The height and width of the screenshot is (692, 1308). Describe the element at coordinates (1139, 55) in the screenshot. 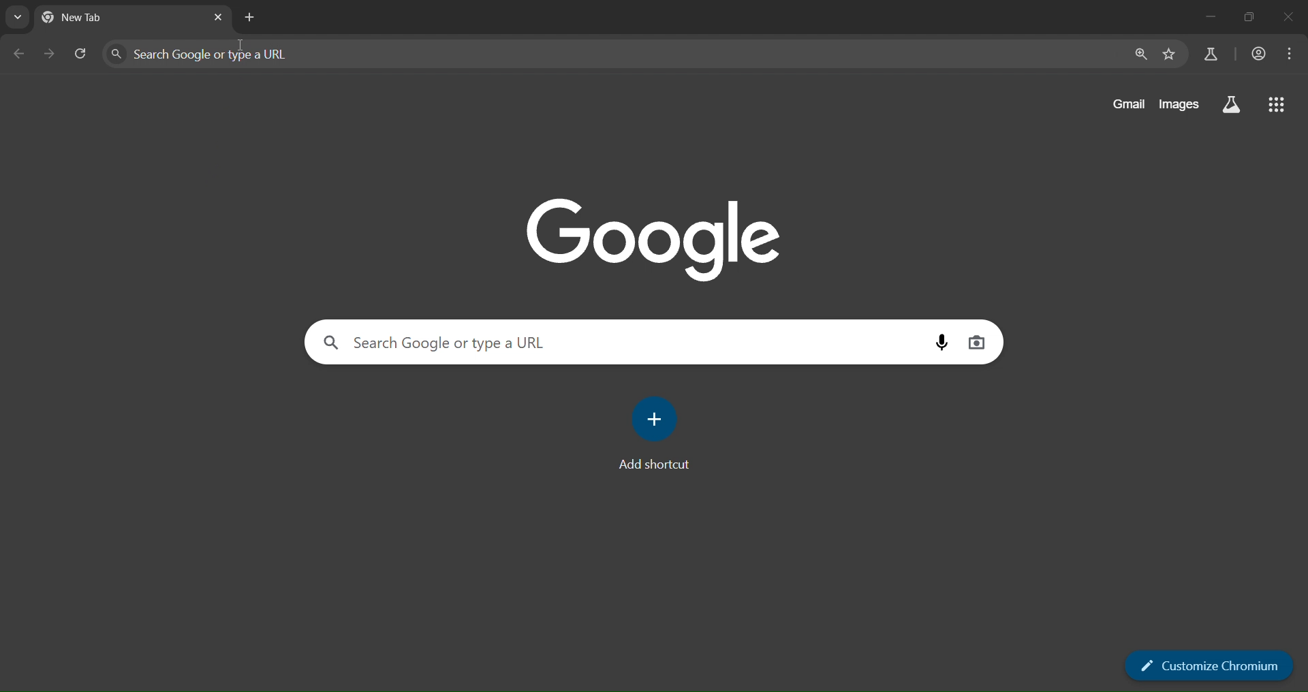

I see `zoom` at that location.